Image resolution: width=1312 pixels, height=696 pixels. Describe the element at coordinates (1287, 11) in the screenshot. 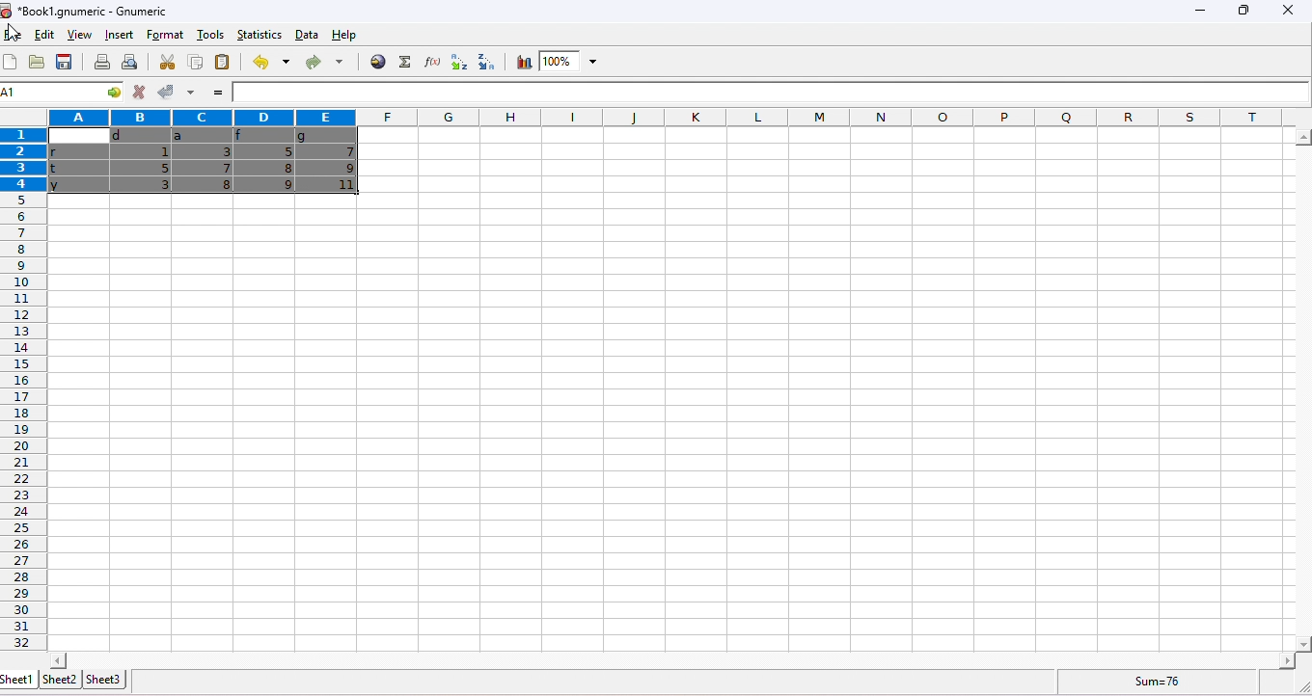

I see `close` at that location.